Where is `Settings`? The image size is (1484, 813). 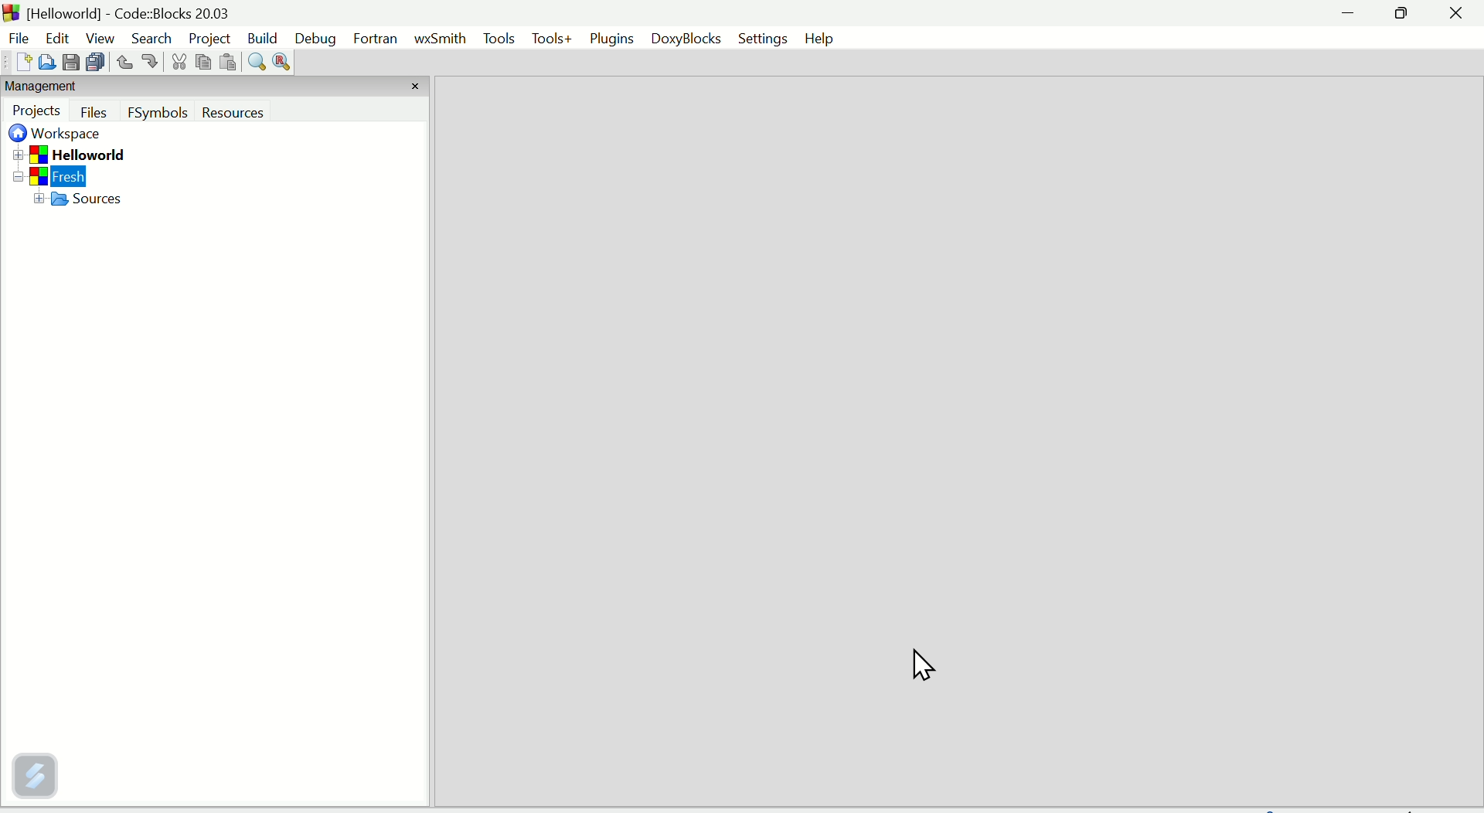
Settings is located at coordinates (763, 38).